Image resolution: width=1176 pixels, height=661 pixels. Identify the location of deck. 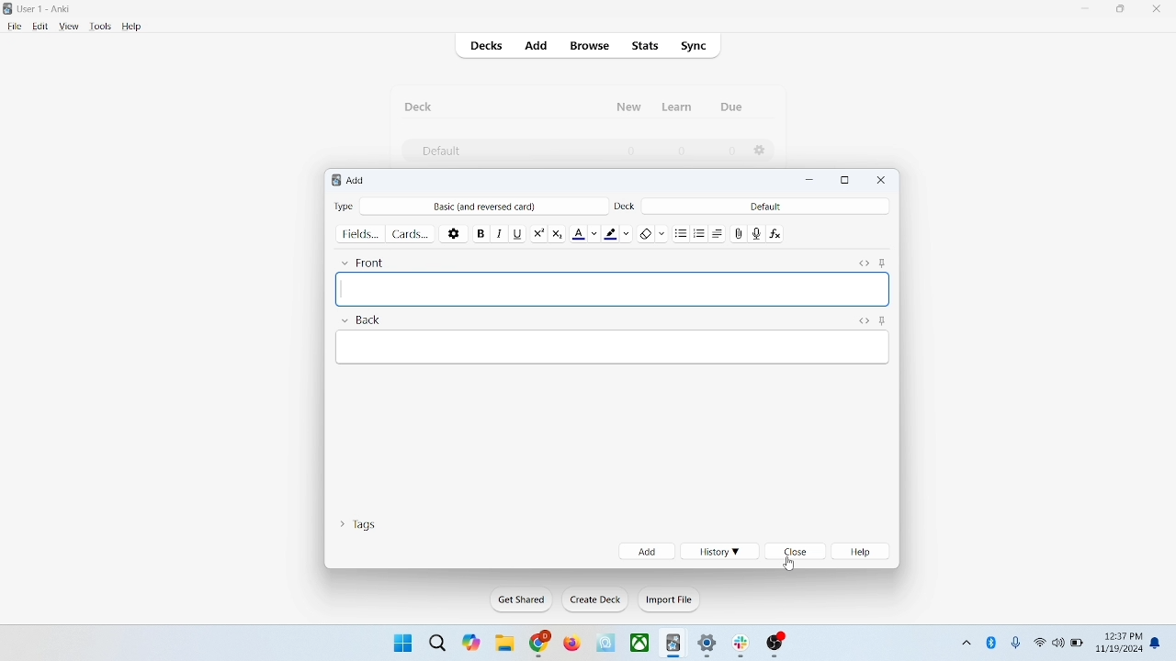
(421, 106).